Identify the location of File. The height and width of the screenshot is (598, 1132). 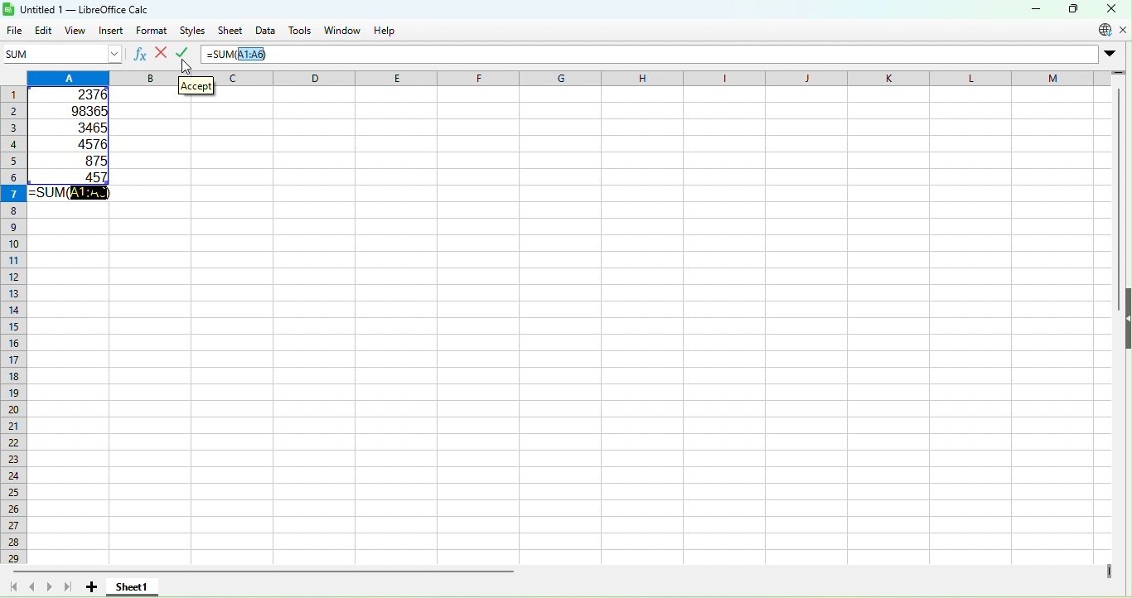
(15, 31).